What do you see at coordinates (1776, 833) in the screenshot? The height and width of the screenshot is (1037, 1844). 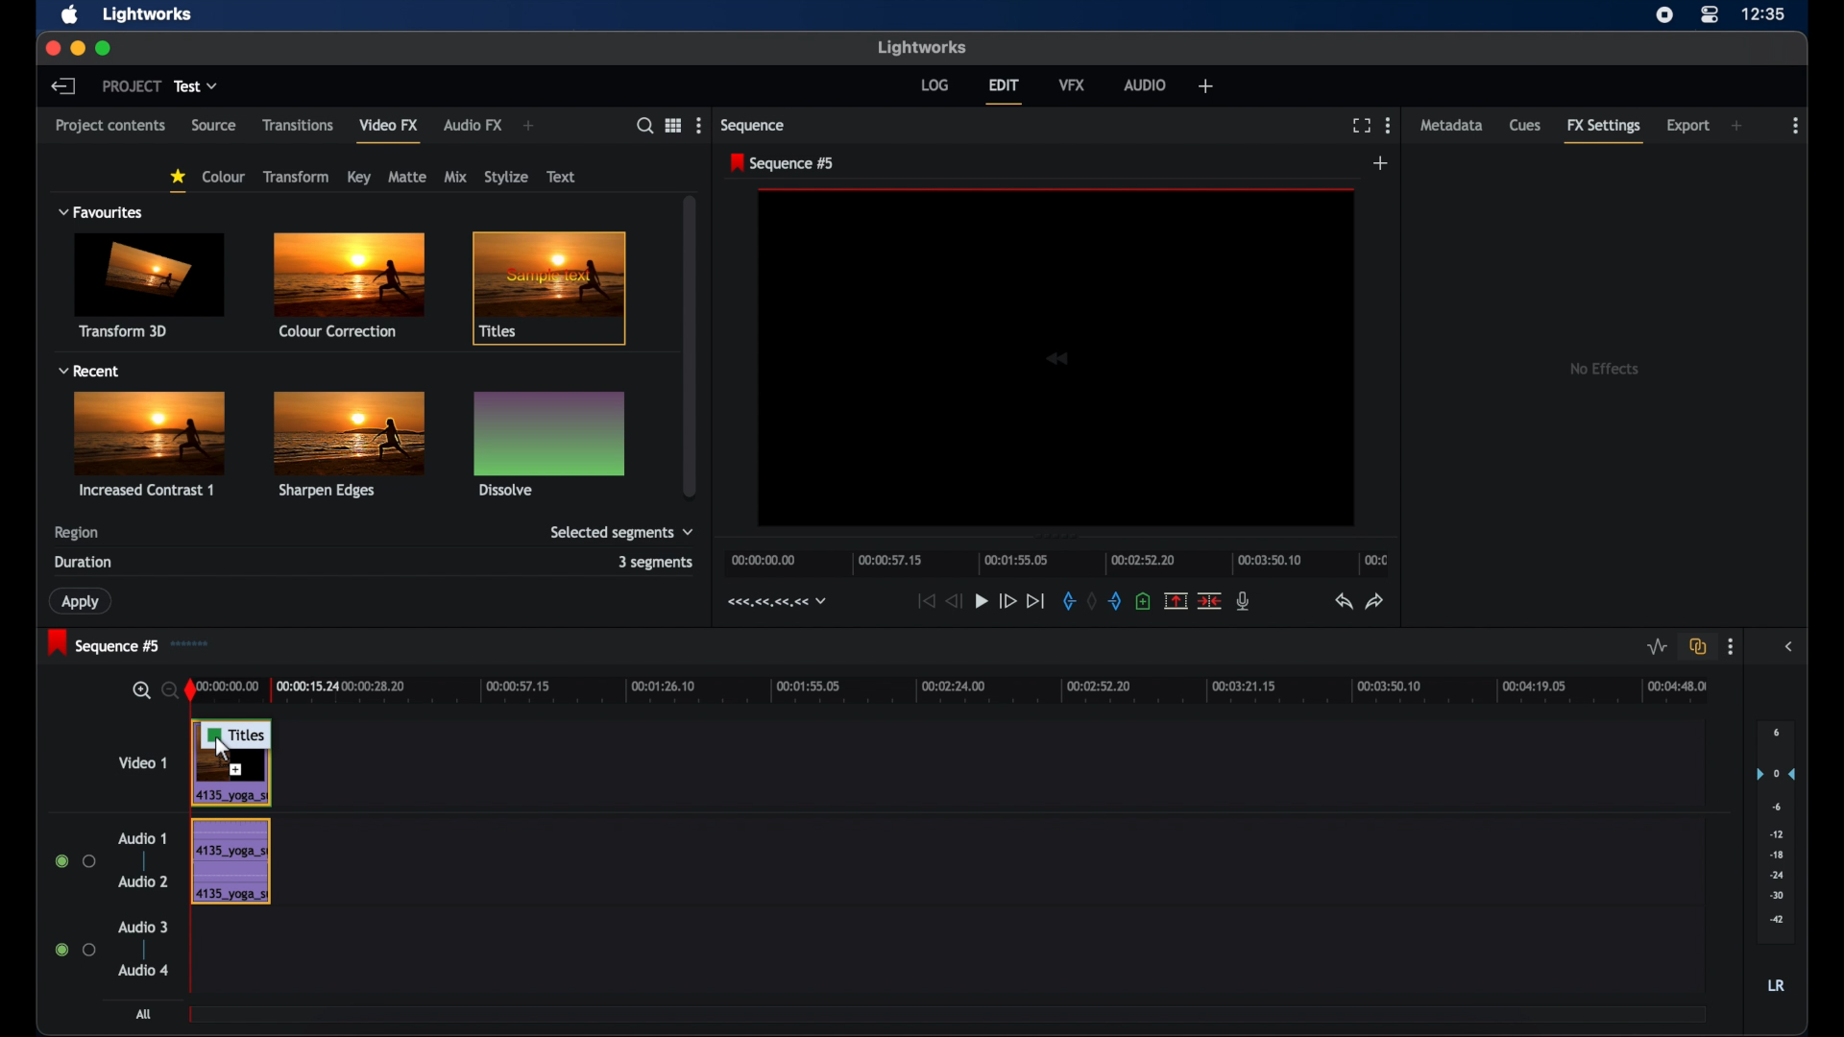 I see `audio output level` at bounding box center [1776, 833].